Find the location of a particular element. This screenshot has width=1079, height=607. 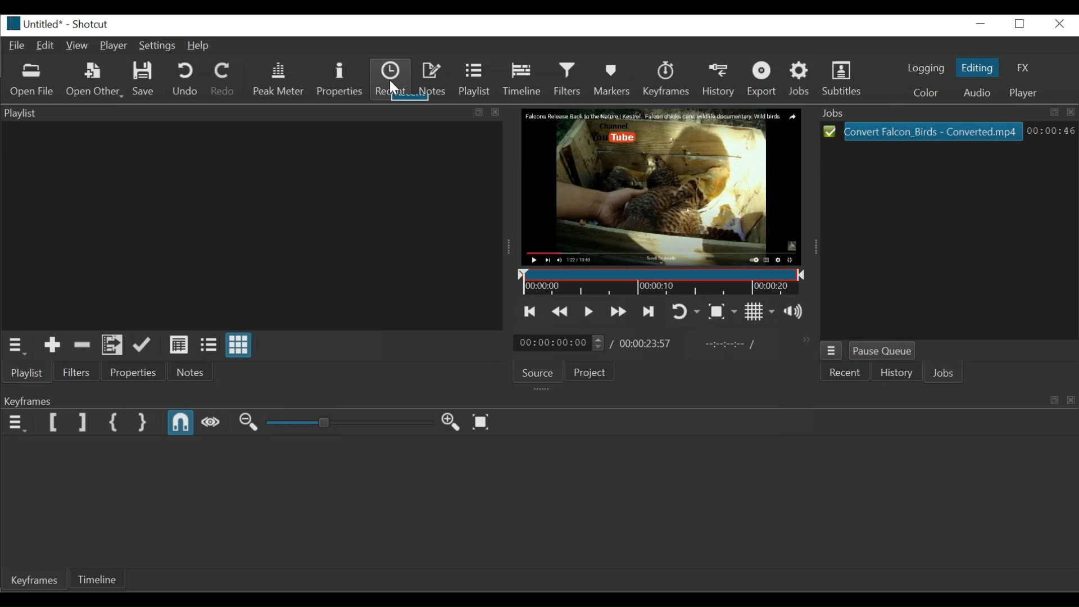

History is located at coordinates (720, 79).